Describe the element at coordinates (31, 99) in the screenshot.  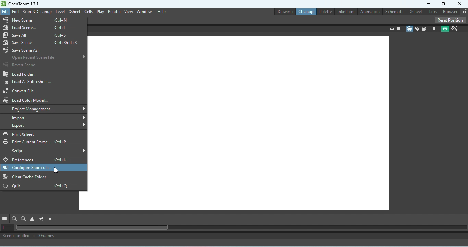
I see `Load color Model` at that location.